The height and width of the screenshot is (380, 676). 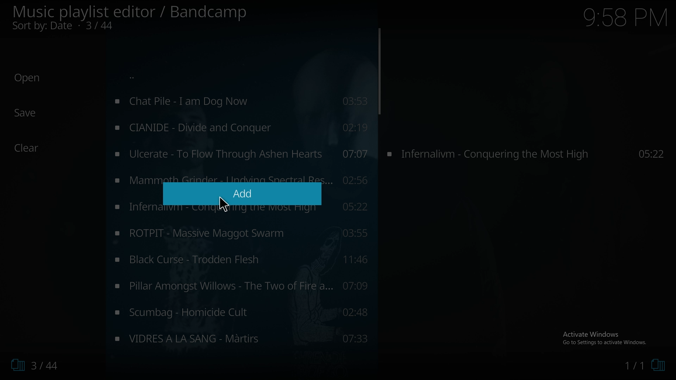 I want to click on Save, so click(x=26, y=113).